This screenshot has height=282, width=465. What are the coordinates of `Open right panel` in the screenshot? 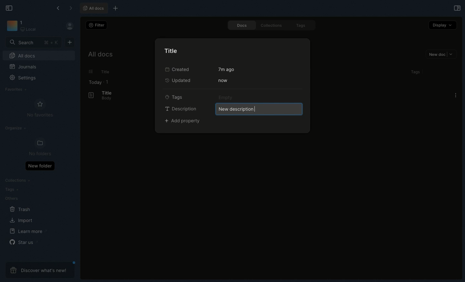 It's located at (456, 8).